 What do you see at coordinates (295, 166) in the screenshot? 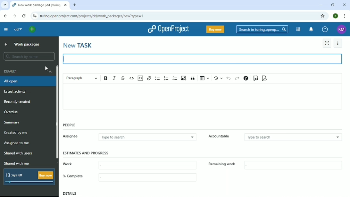
I see `box` at bounding box center [295, 166].